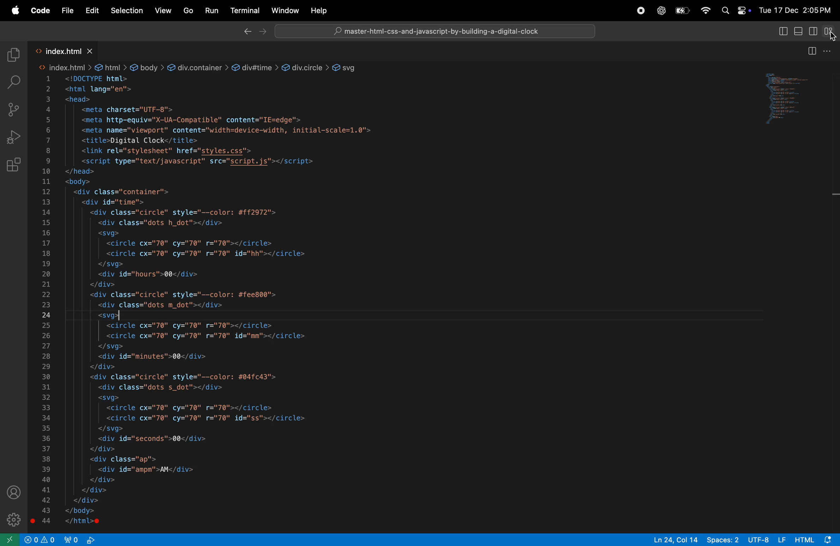  What do you see at coordinates (246, 32) in the screenshot?
I see `backward` at bounding box center [246, 32].